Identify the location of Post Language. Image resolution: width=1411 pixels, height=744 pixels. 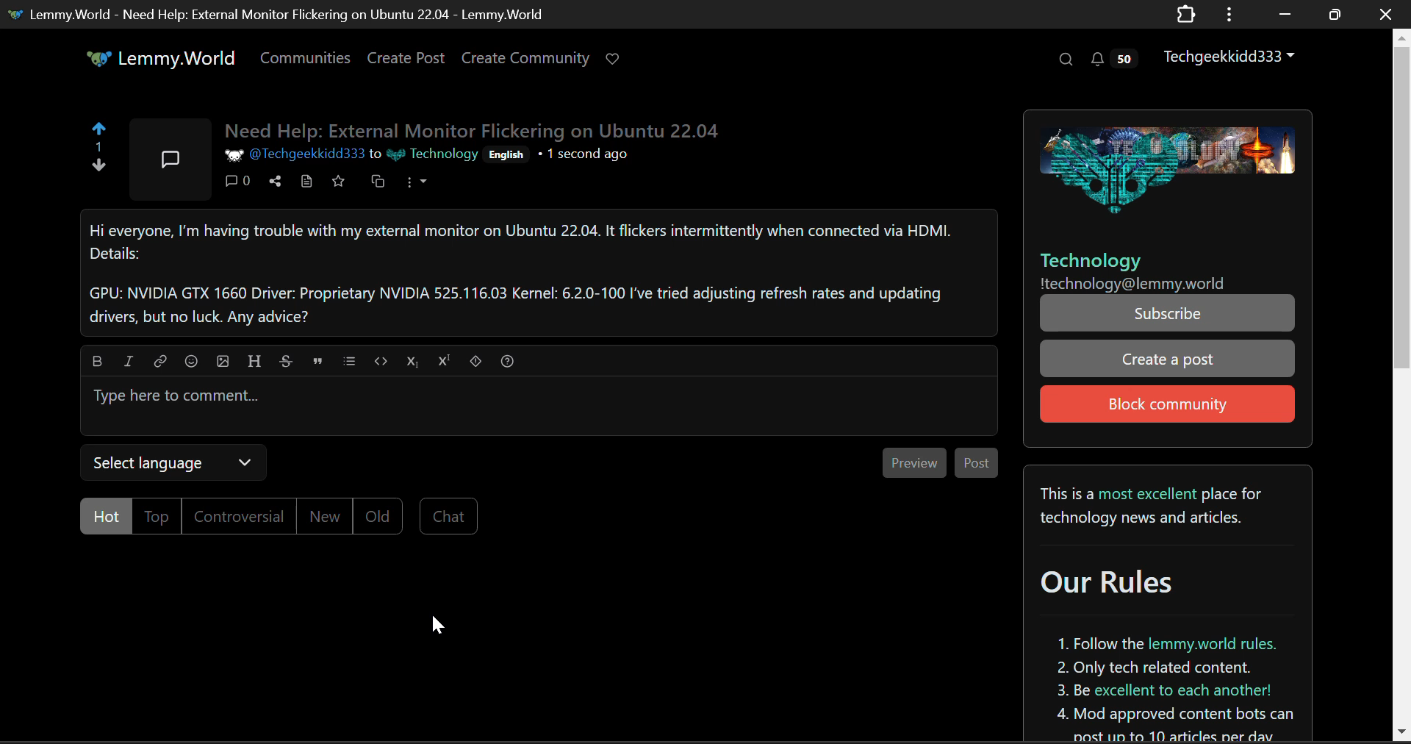
(508, 157).